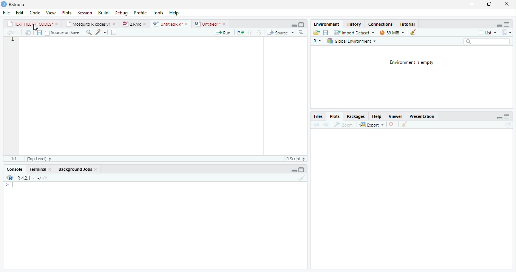  What do you see at coordinates (499, 117) in the screenshot?
I see `Minimize` at bounding box center [499, 117].